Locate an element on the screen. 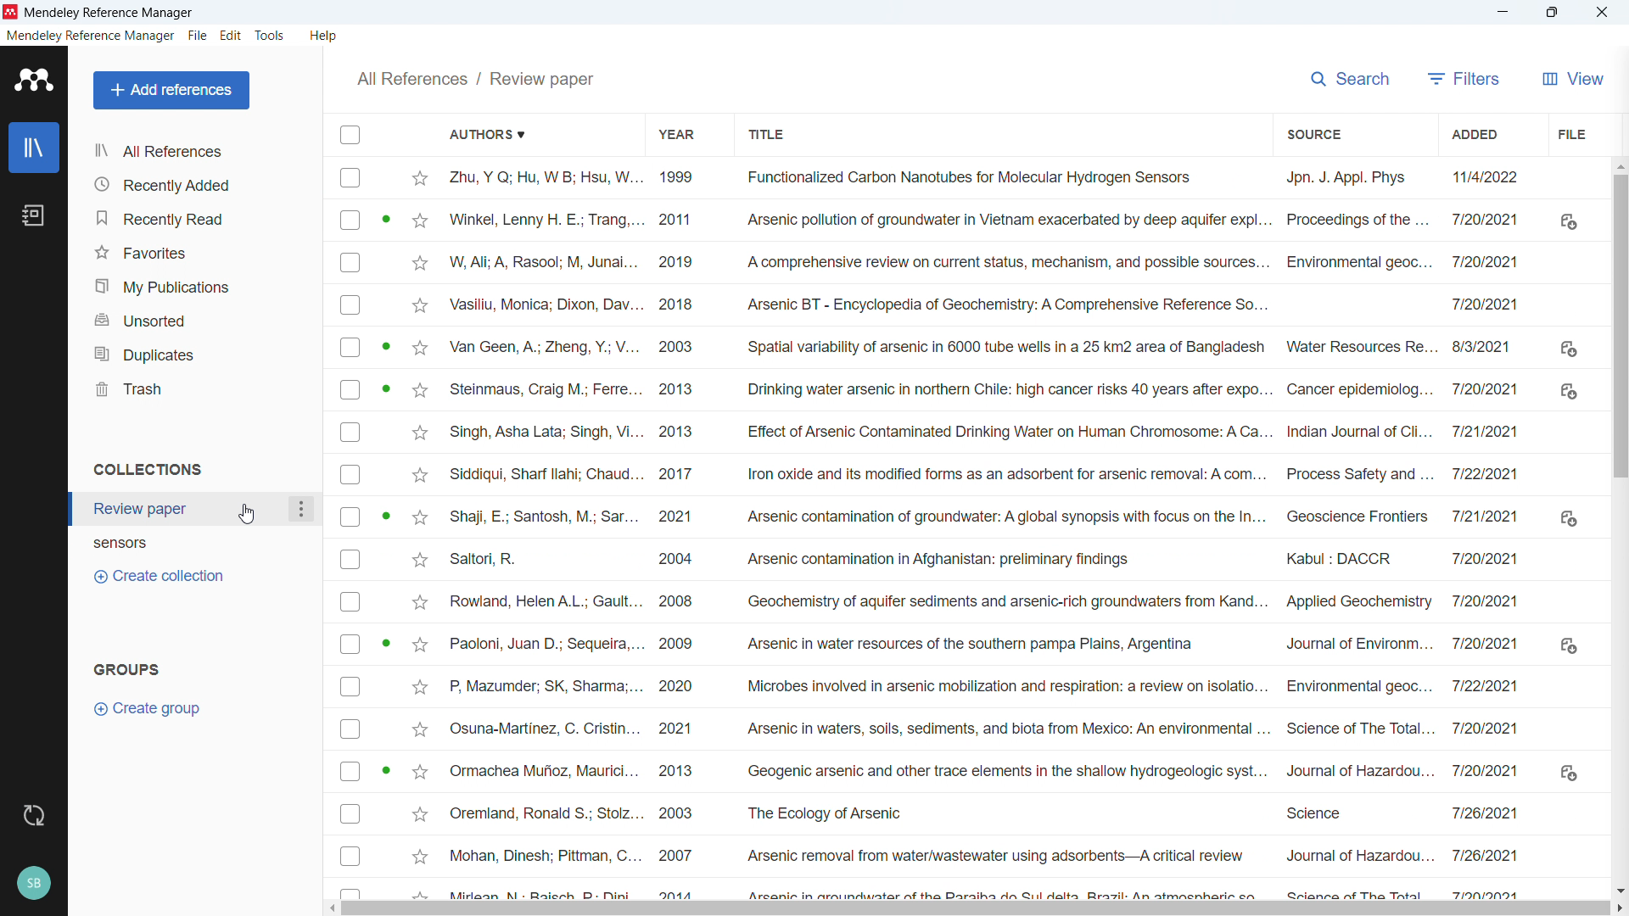 The width and height of the screenshot is (1629, 916). Sort by year of publication  is located at coordinates (675, 133).